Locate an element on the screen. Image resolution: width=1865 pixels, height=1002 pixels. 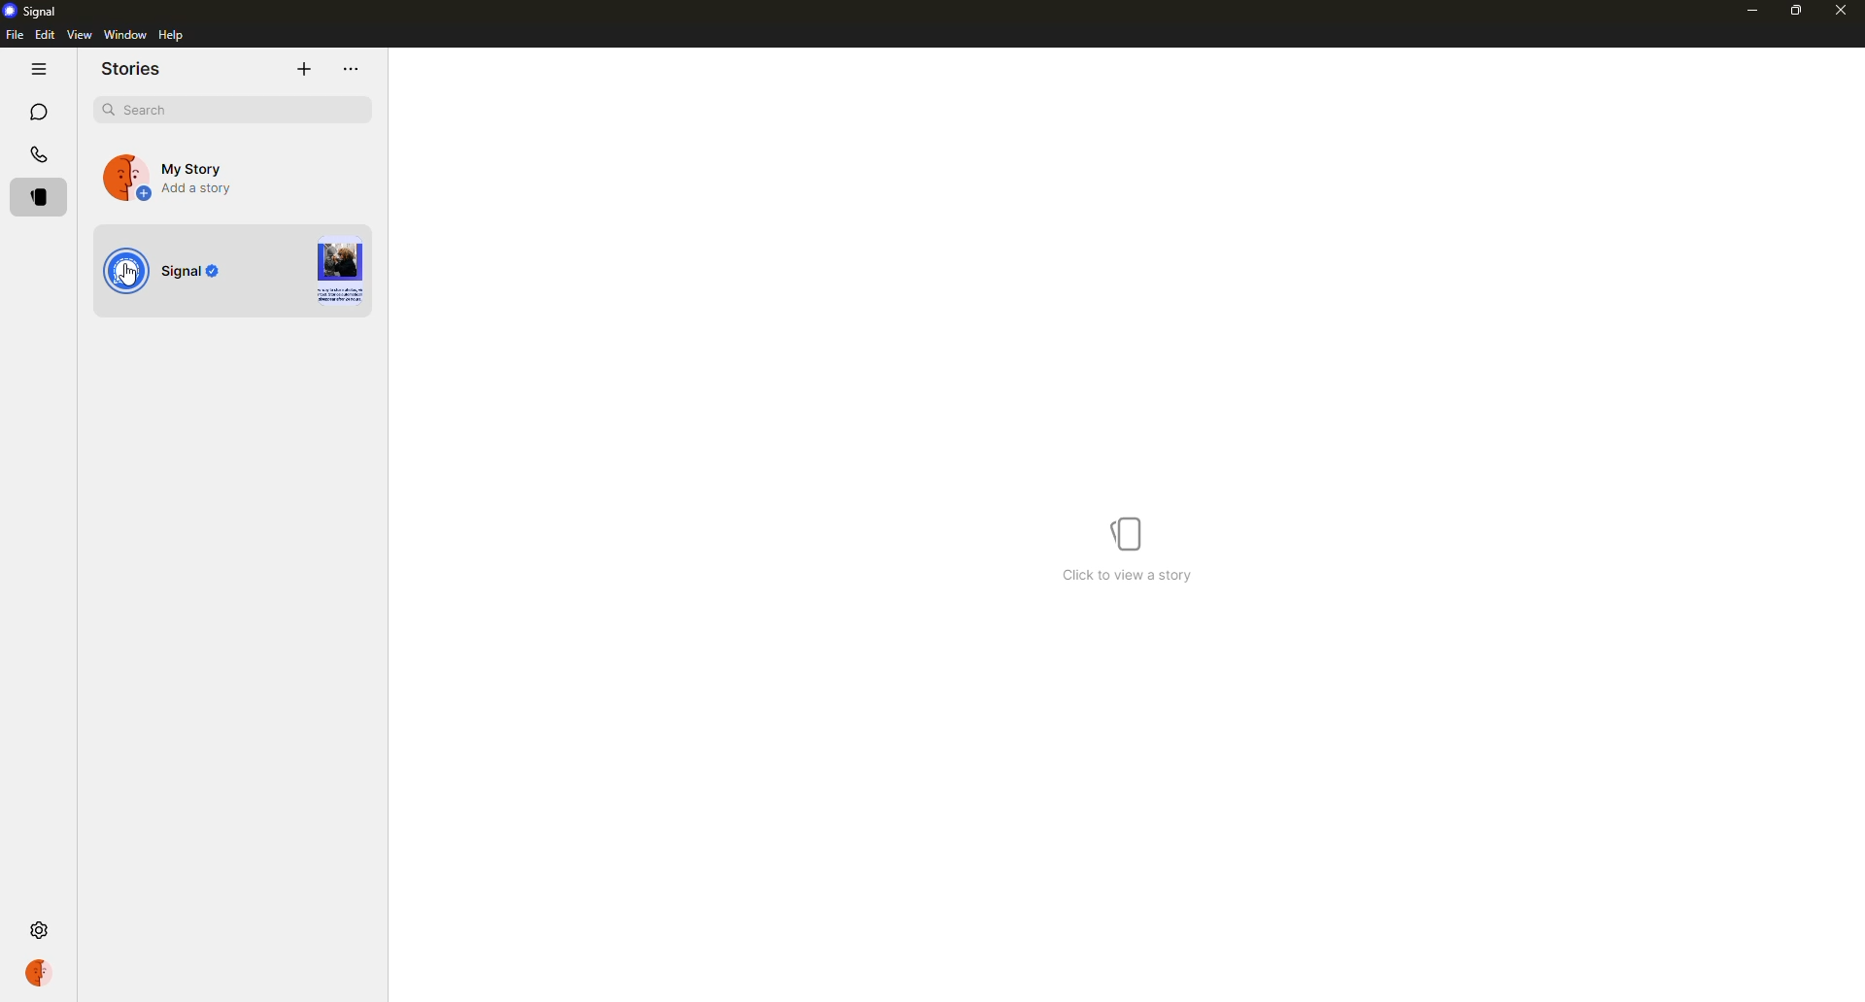
search is located at coordinates (149, 111).